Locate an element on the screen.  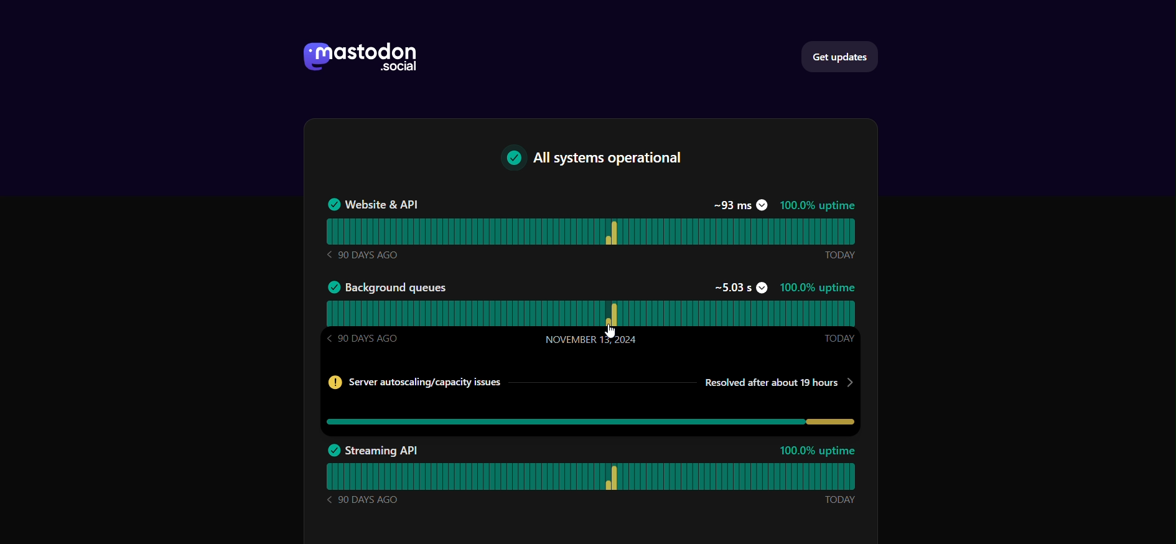
~93 ms is located at coordinates (739, 204).